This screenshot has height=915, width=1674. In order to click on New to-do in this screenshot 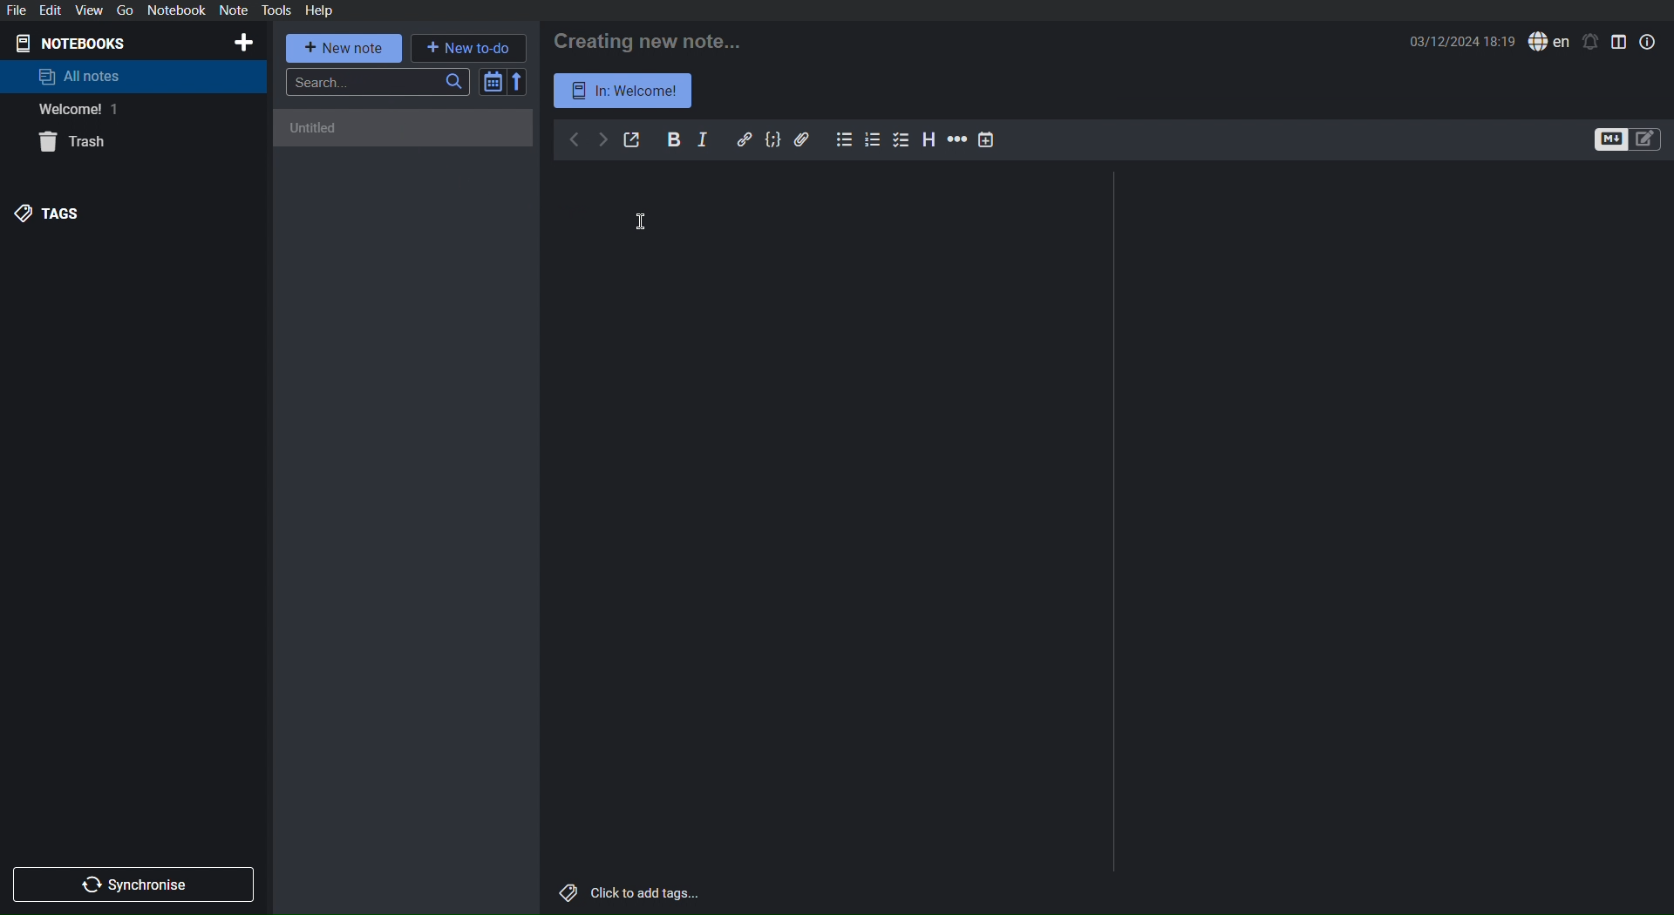, I will do `click(468, 46)`.